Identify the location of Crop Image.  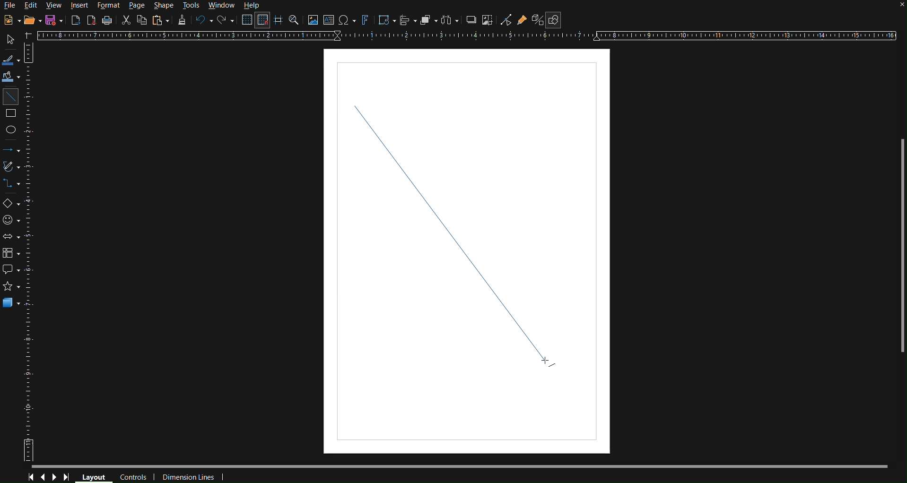
(489, 19).